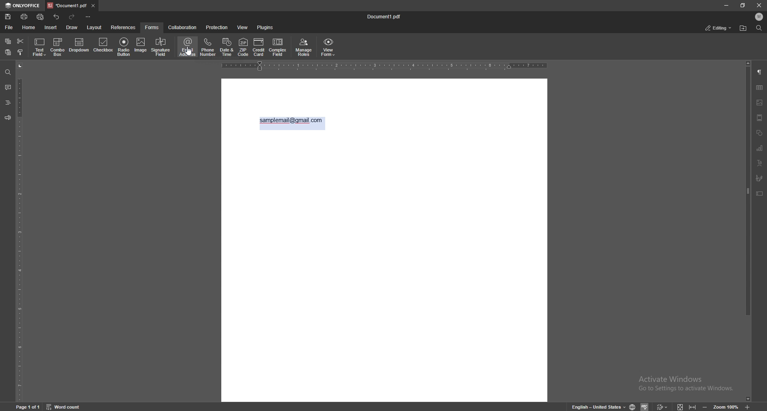 The width and height of the screenshot is (767, 411). I want to click on quickprint, so click(40, 17).